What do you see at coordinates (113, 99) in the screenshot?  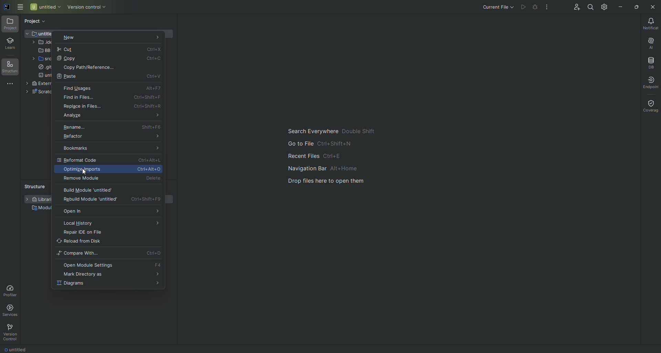 I see `Find in Files` at bounding box center [113, 99].